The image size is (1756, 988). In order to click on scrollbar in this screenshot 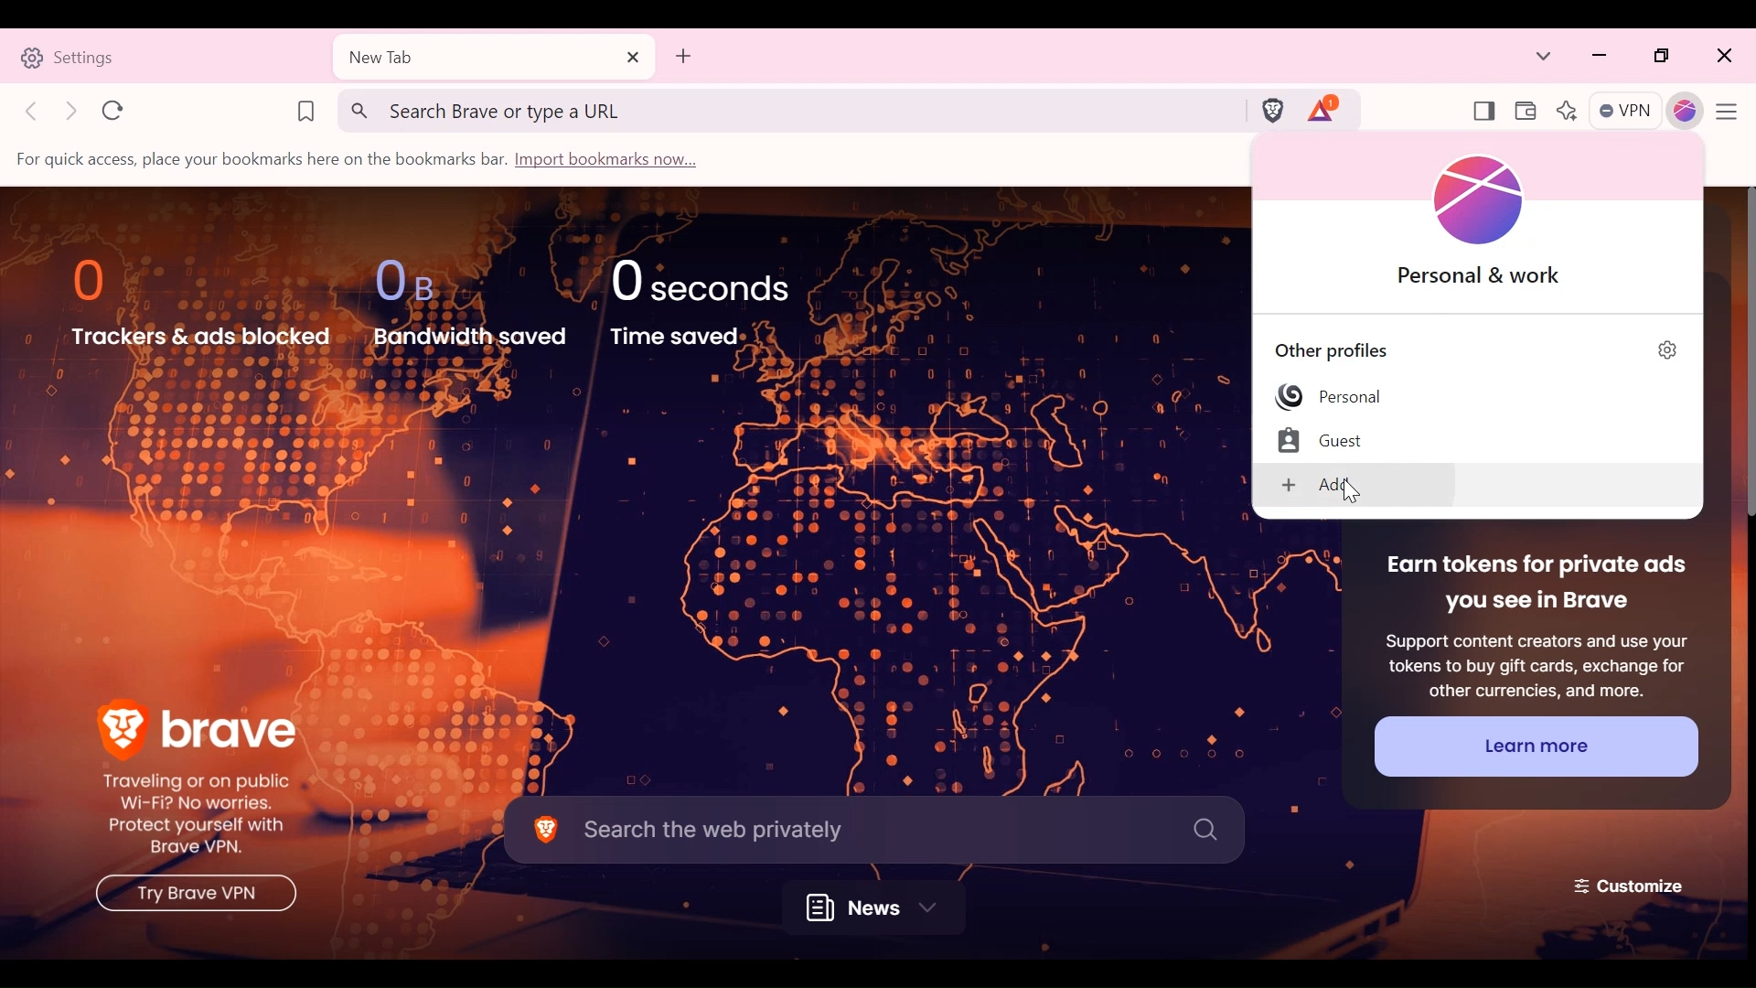, I will do `click(1740, 356)`.